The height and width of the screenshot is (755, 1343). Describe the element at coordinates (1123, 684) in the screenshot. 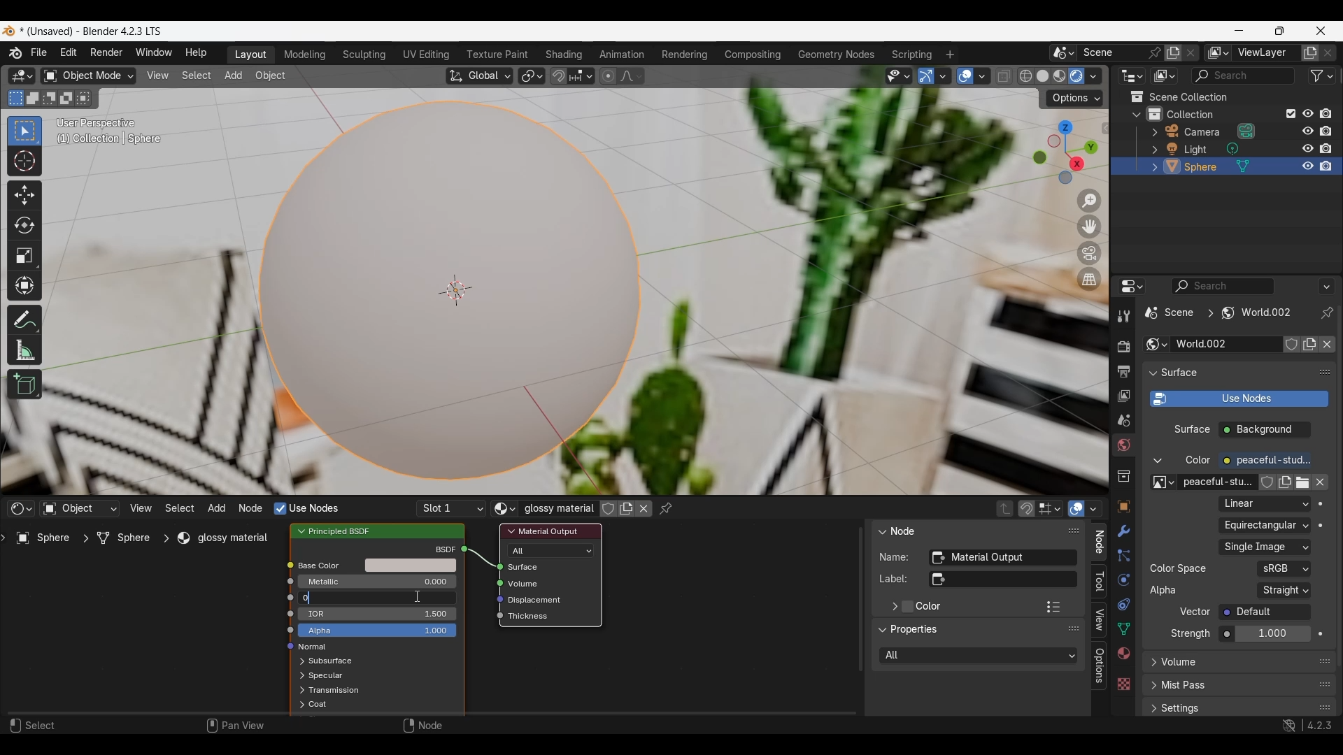

I see `Texture properties` at that location.